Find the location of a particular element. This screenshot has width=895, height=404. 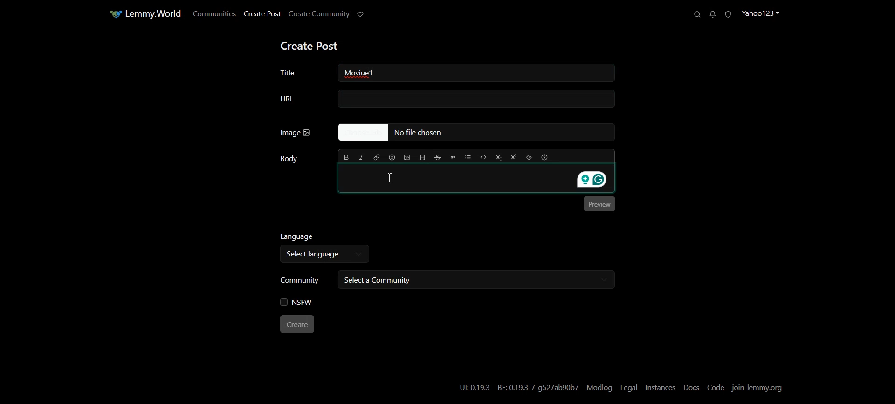

Body is located at coordinates (289, 159).